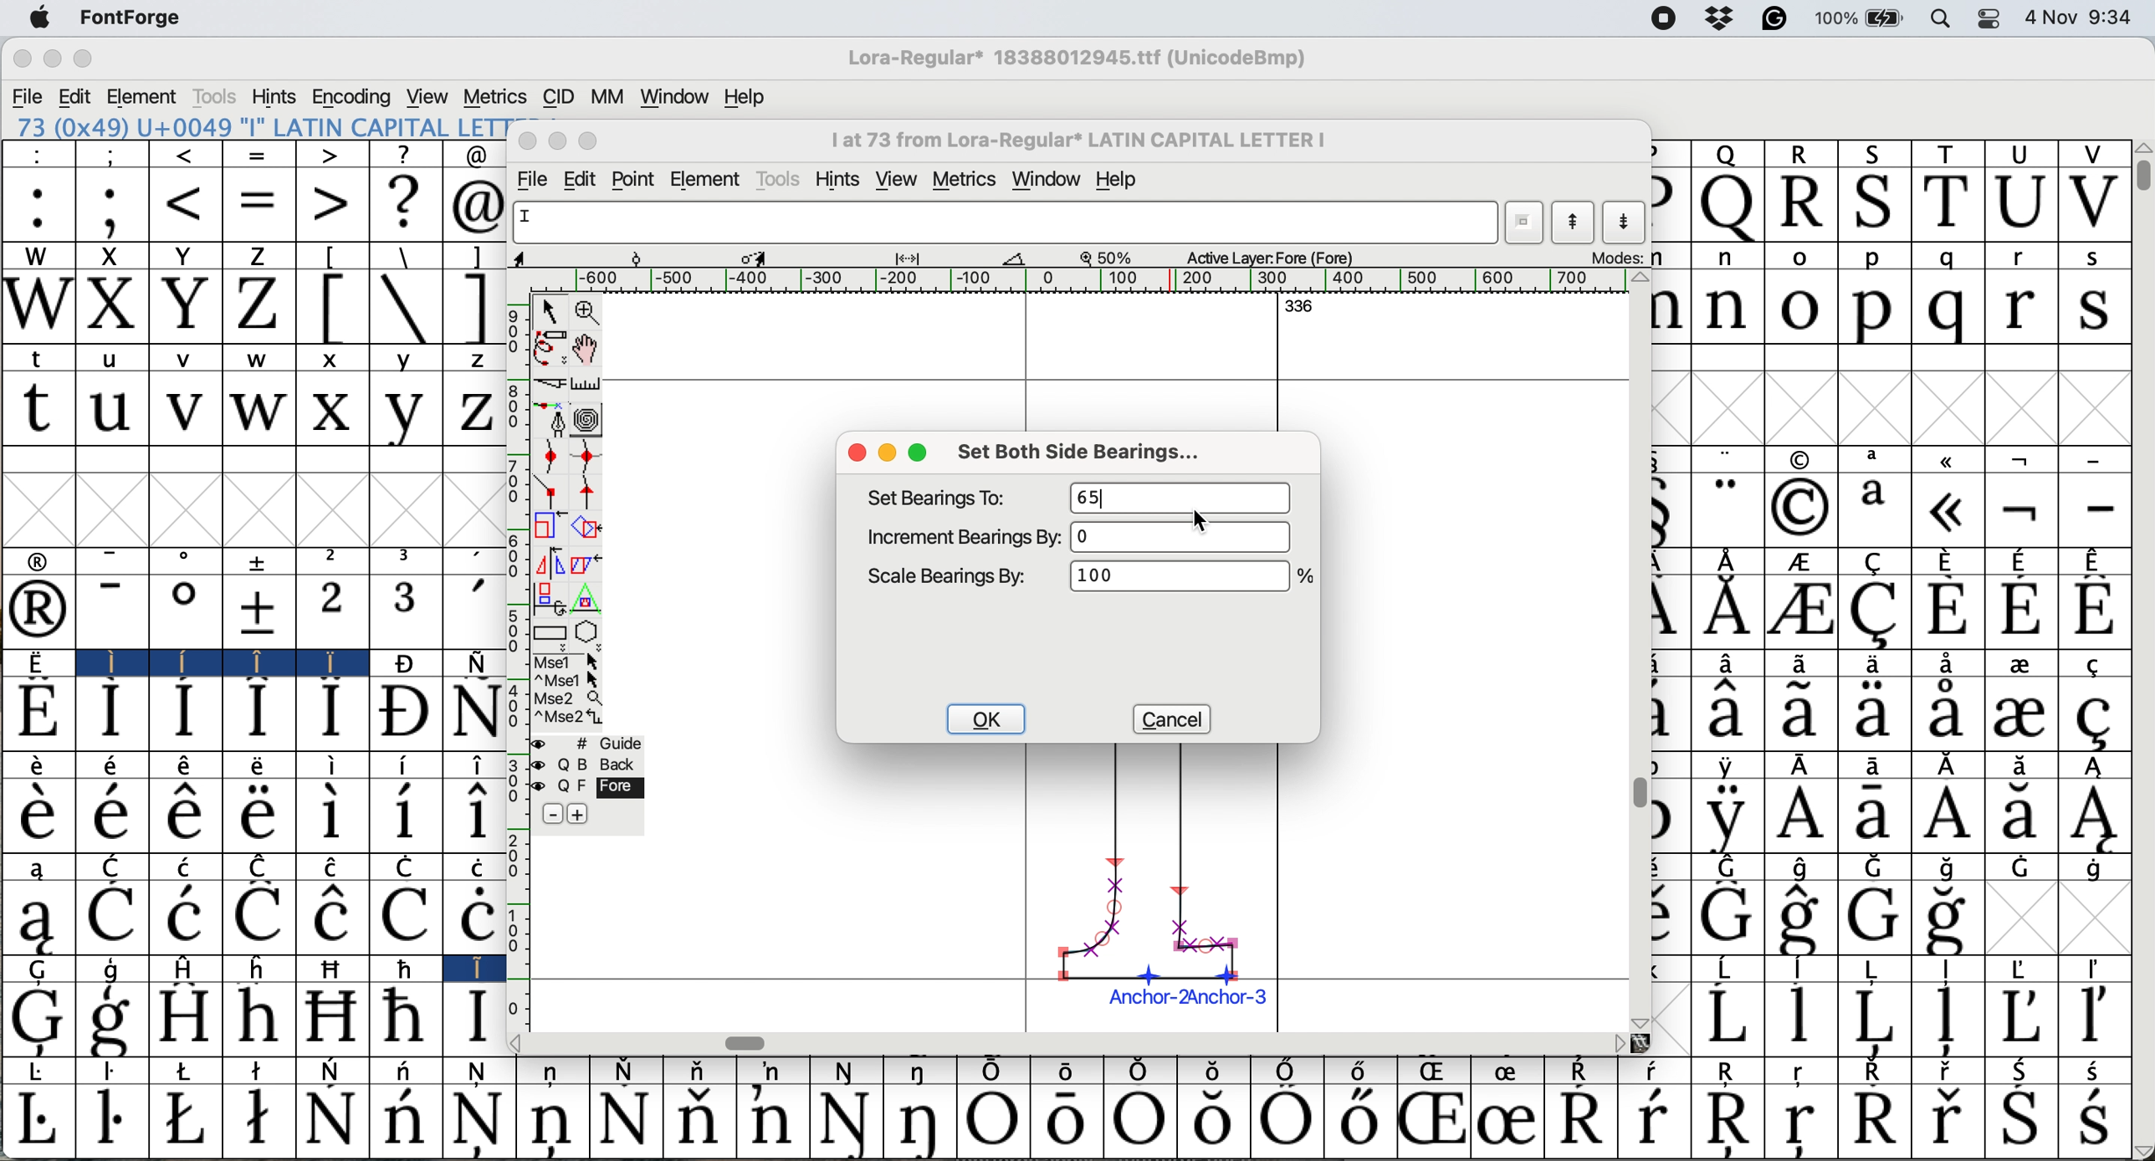 This screenshot has height=1161, width=2155. I want to click on X, so click(110, 256).